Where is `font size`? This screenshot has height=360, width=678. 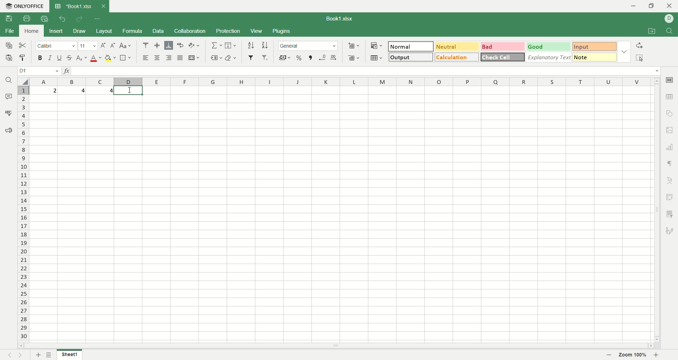
font size is located at coordinates (87, 46).